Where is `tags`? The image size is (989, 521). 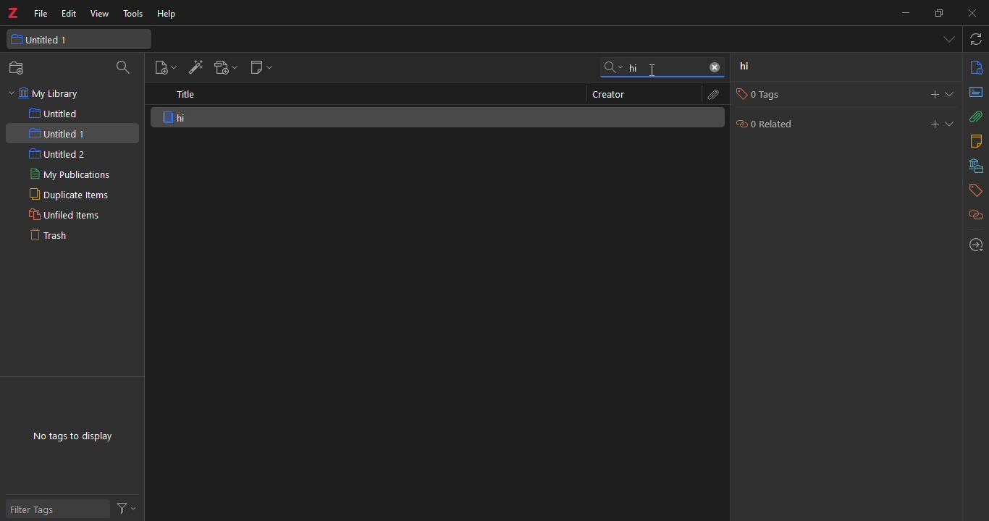 tags is located at coordinates (974, 192).